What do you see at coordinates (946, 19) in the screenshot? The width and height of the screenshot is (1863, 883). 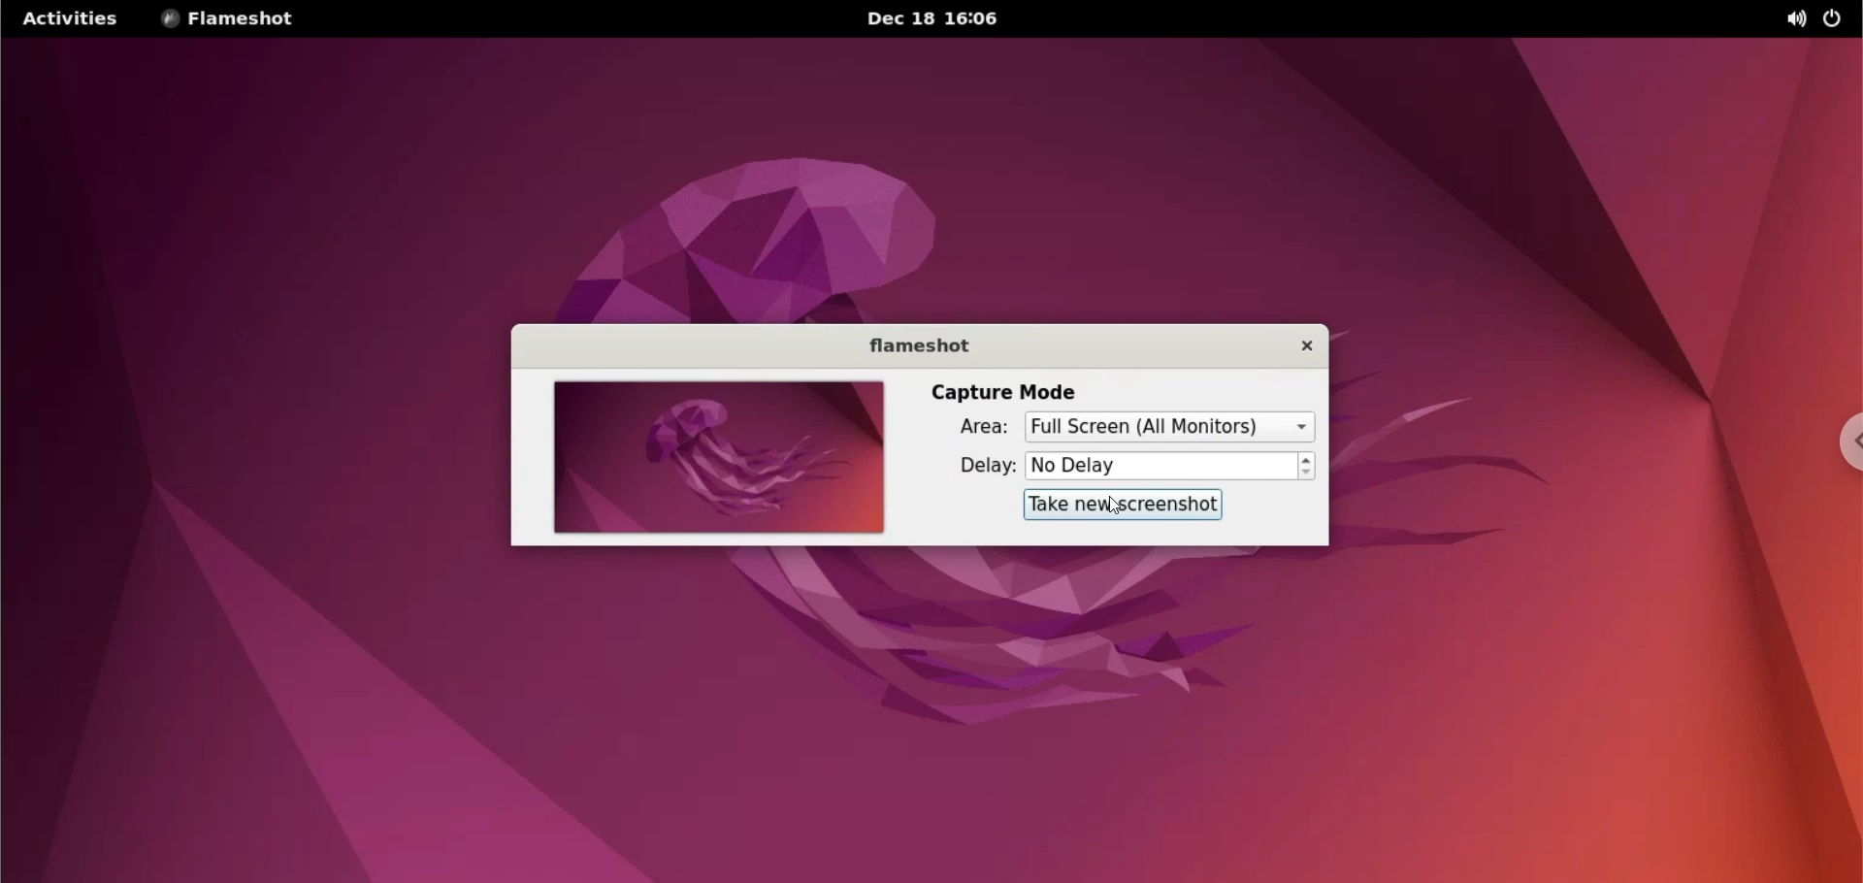 I see `date and time` at bounding box center [946, 19].